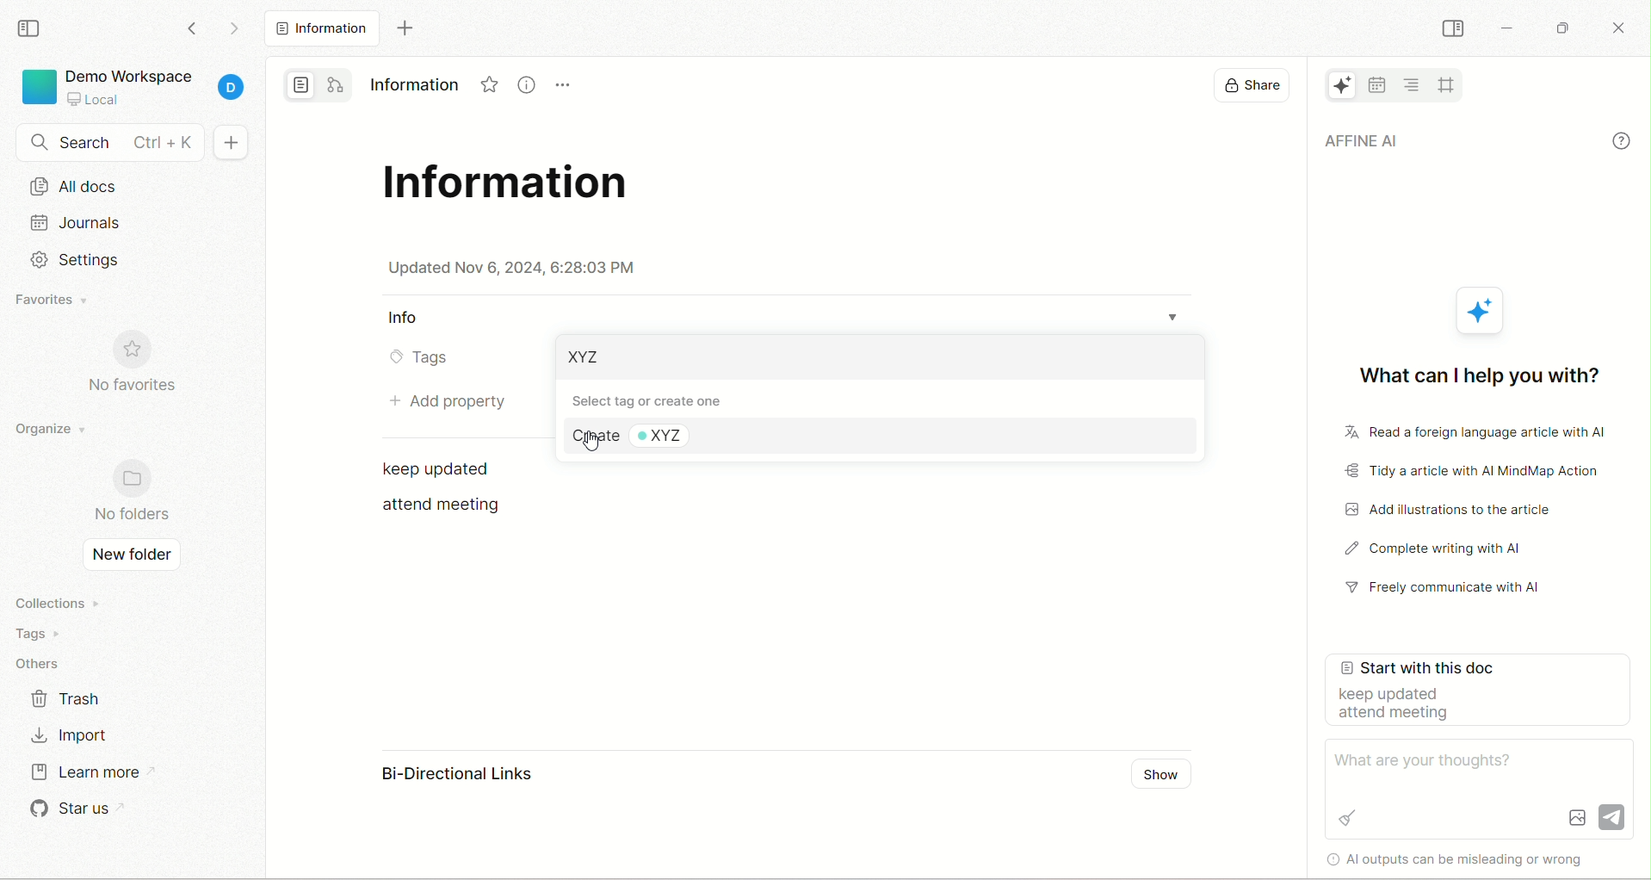  What do you see at coordinates (682, 437) in the screenshot?
I see `XYZ` at bounding box center [682, 437].